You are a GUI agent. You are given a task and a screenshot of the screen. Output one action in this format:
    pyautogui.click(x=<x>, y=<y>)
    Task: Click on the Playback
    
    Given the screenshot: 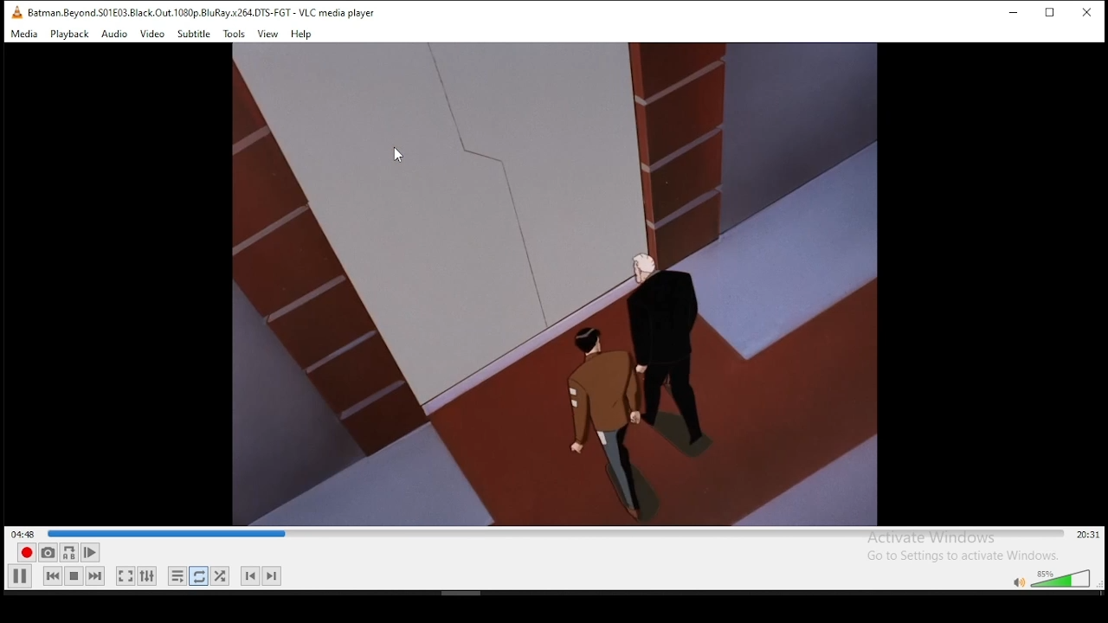 What is the action you would take?
    pyautogui.click(x=70, y=35)
    